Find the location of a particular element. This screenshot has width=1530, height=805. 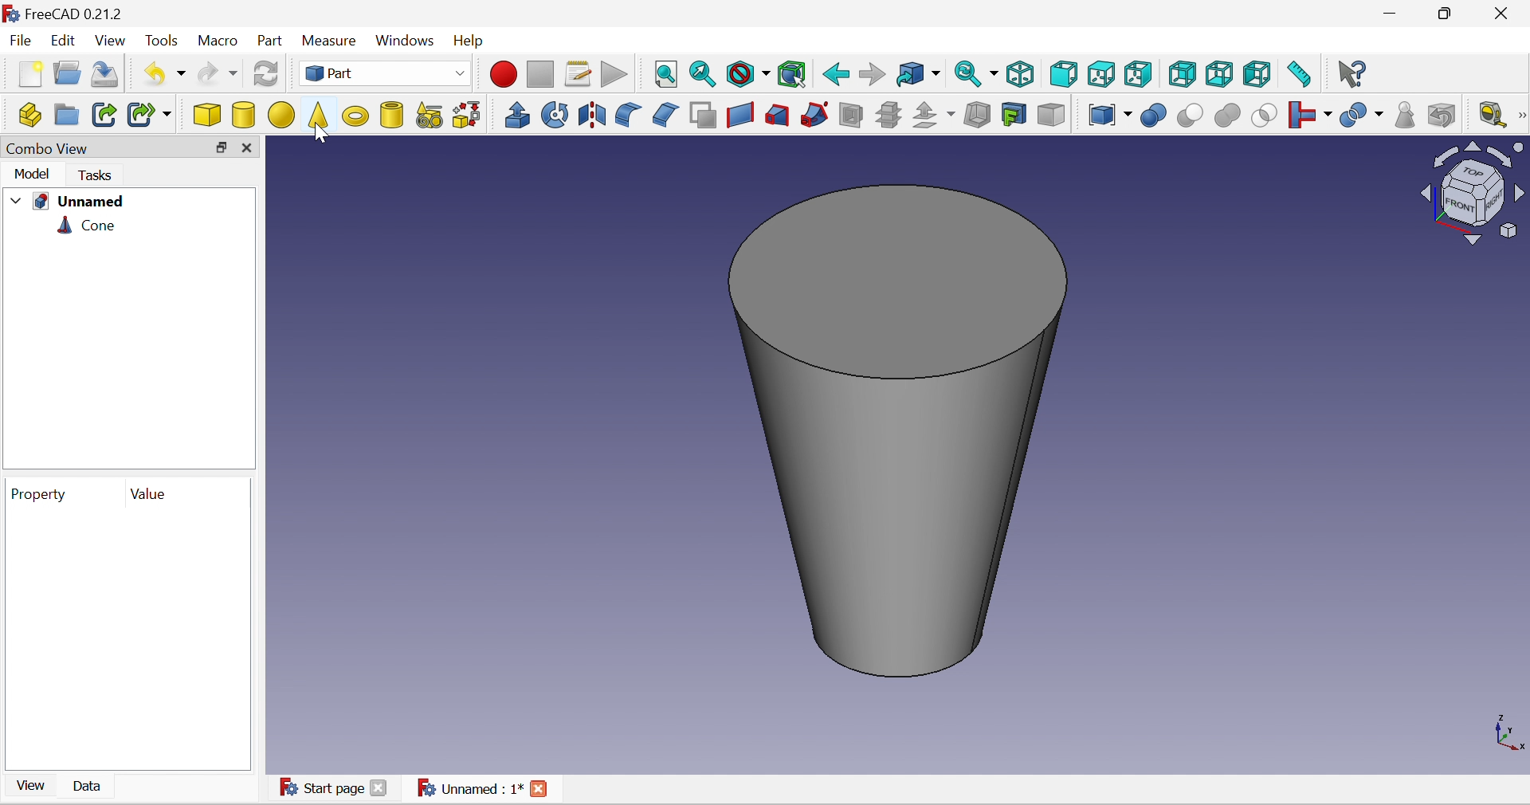

Defeaturing is located at coordinates (1440, 116).